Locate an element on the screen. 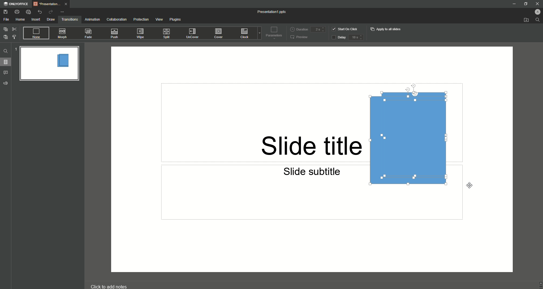 This screenshot has width=543, height=289. Animation is located at coordinates (92, 19).